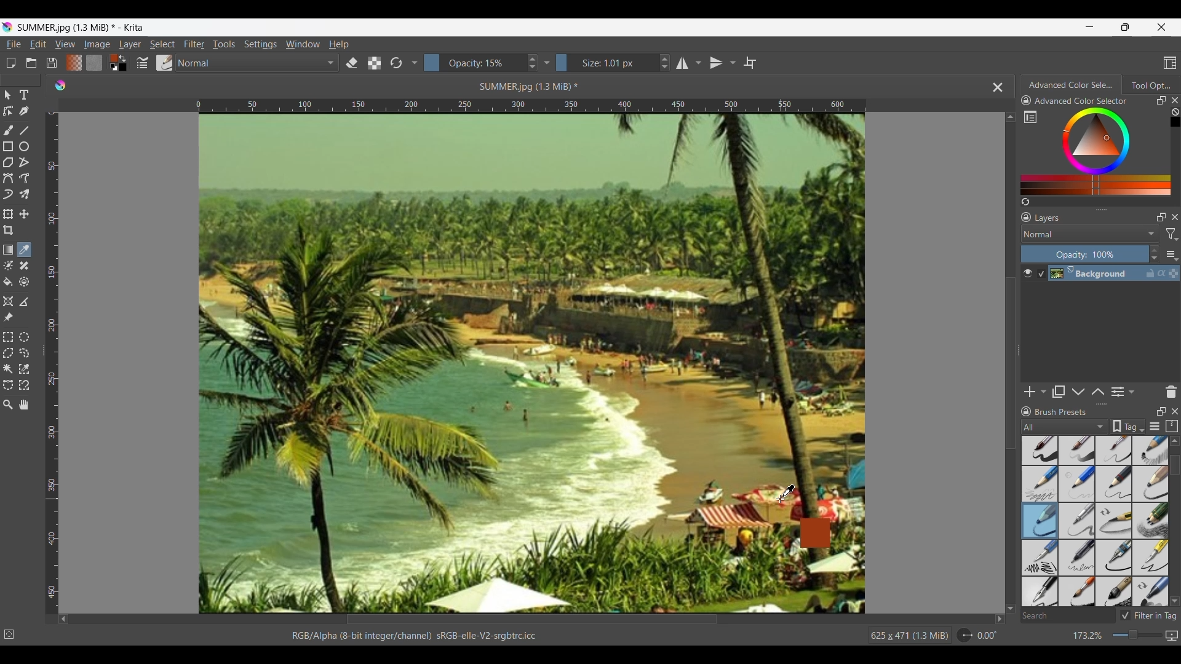 This screenshot has height=664, width=1181. What do you see at coordinates (23, 385) in the screenshot?
I see `Magnetic curve selection tool` at bounding box center [23, 385].